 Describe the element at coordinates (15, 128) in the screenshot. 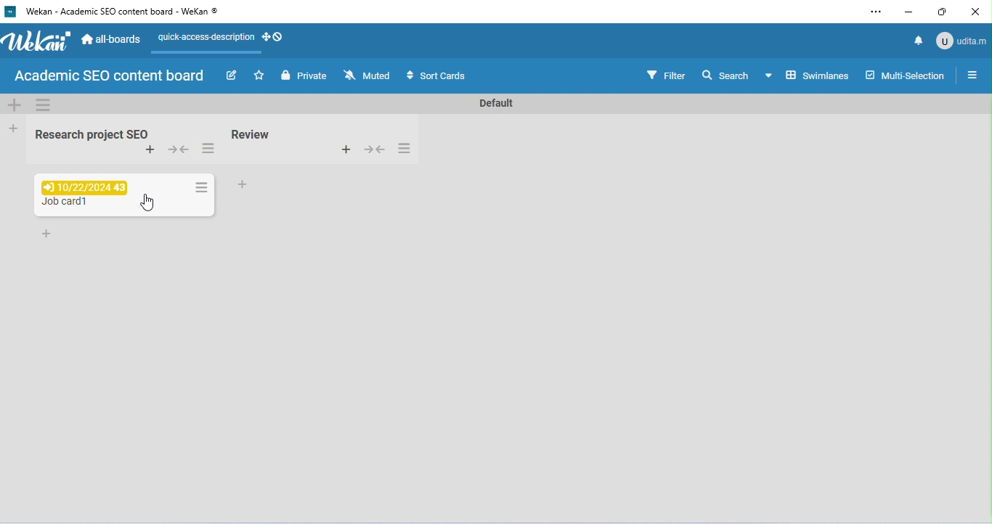

I see `add list` at that location.